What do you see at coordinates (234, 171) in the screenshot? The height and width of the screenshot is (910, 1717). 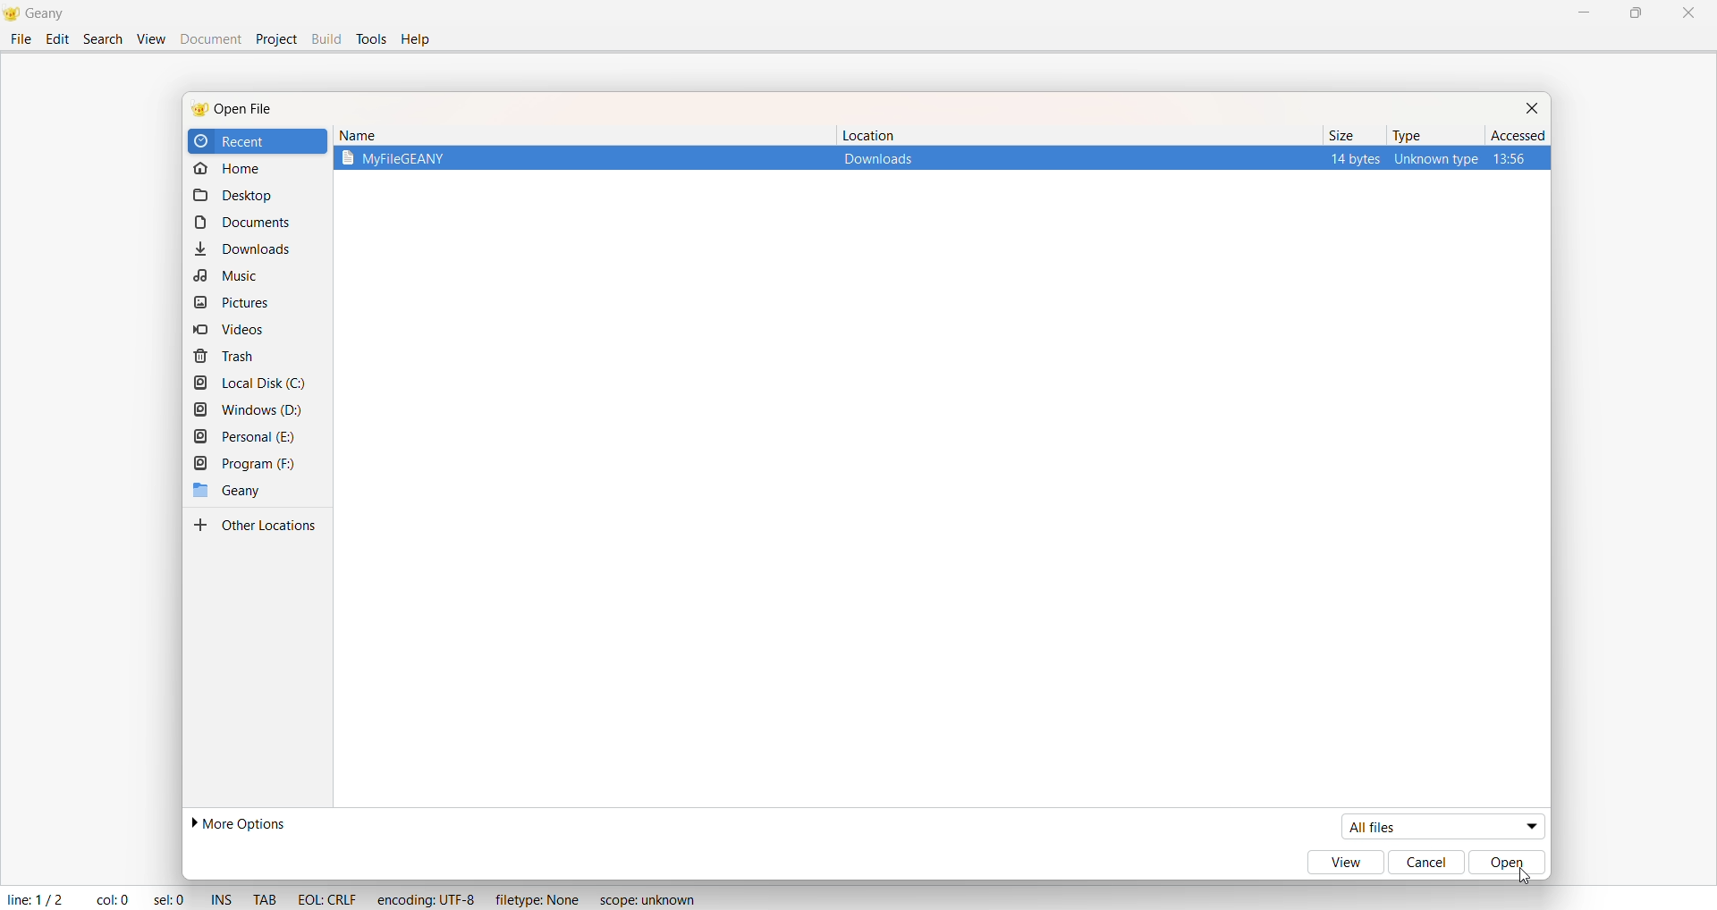 I see `home` at bounding box center [234, 171].